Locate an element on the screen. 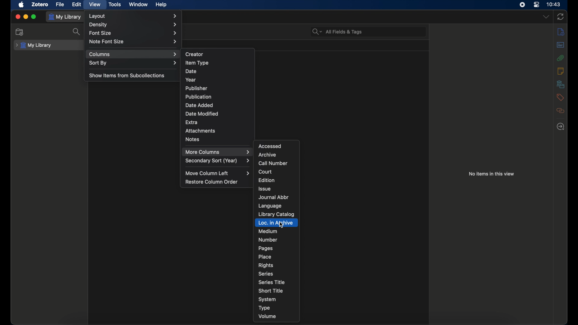  file is located at coordinates (61, 5).